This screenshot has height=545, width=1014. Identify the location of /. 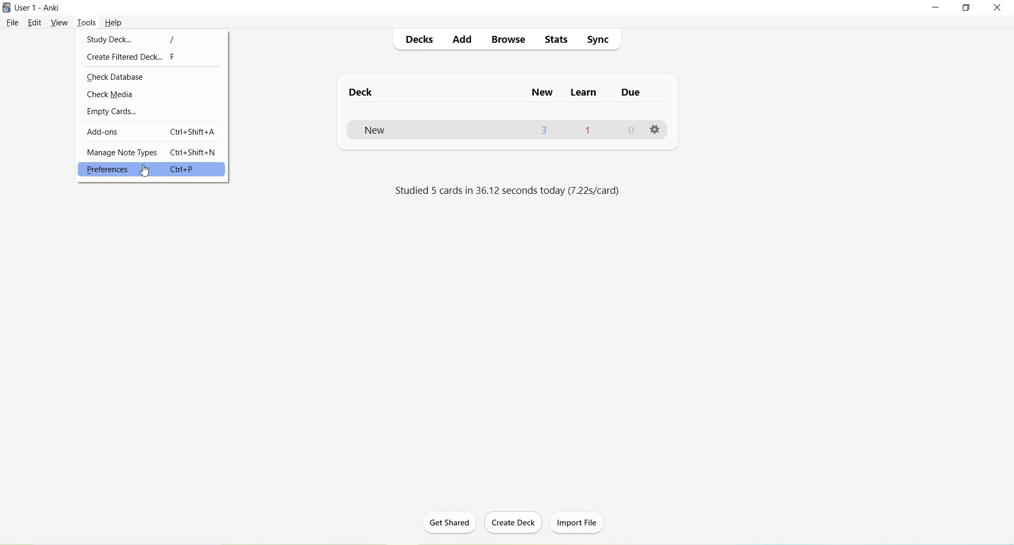
(173, 40).